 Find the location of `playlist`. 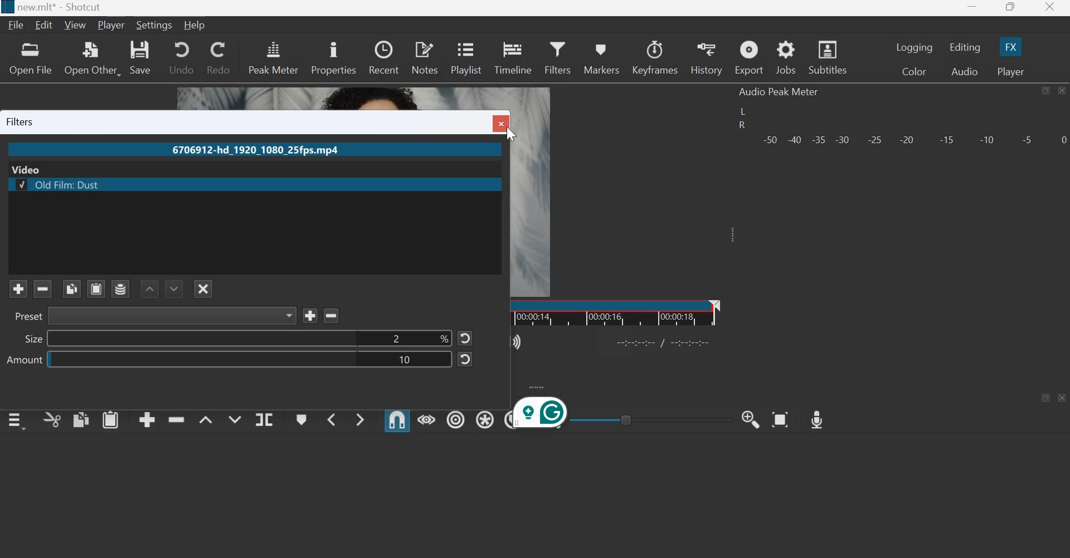

playlist is located at coordinates (465, 56).